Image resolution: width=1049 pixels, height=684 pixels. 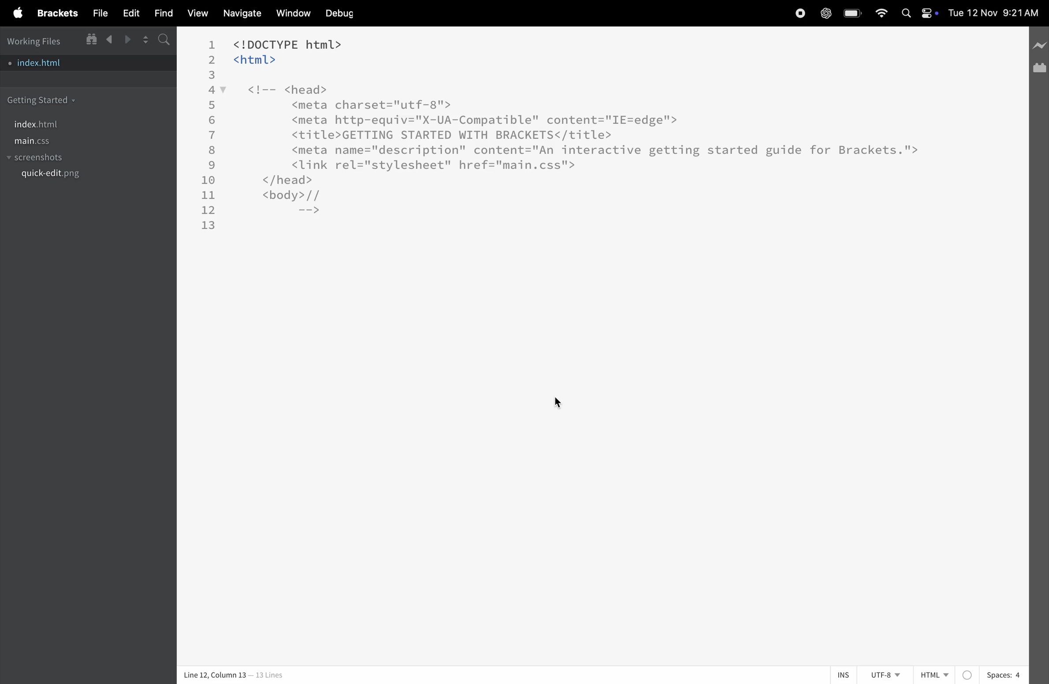 I want to click on edit, so click(x=127, y=12).